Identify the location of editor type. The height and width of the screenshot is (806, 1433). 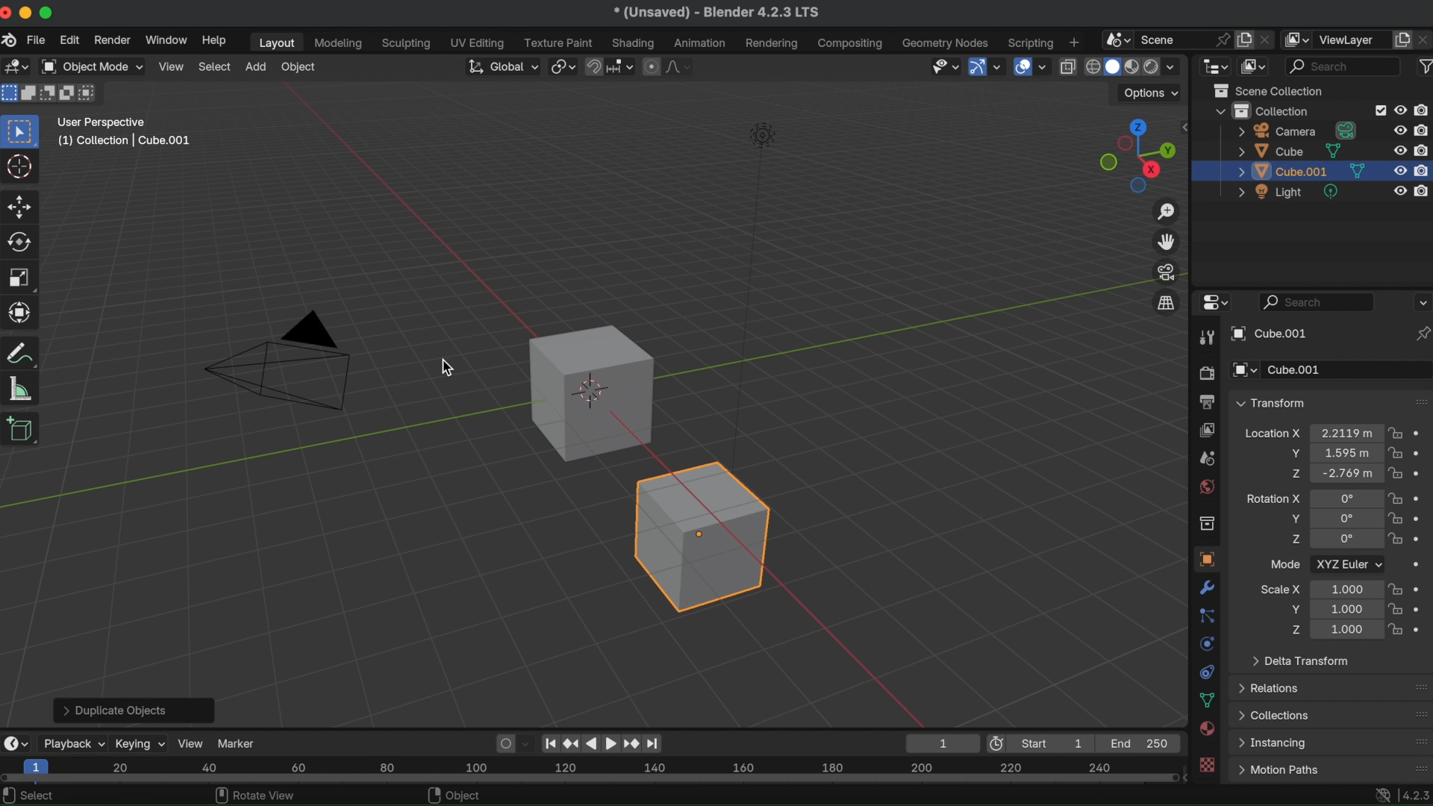
(15, 743).